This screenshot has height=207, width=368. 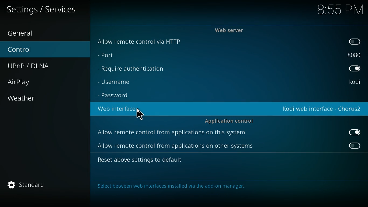 I want to click on web interface, so click(x=322, y=110).